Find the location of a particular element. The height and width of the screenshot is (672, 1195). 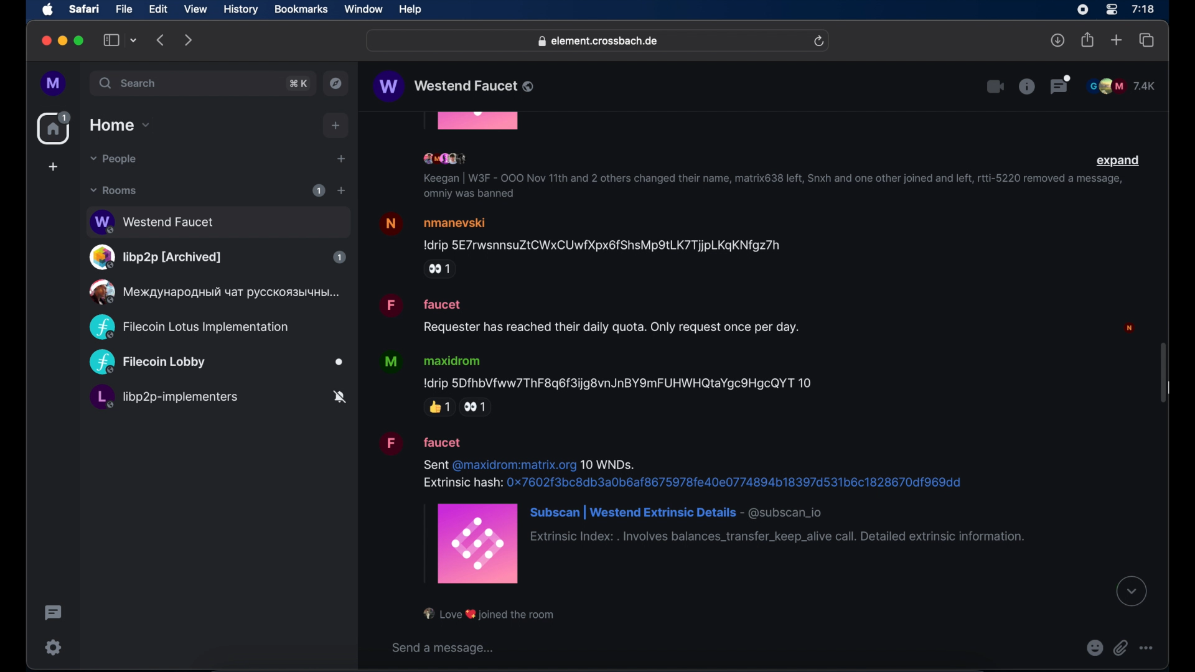

search shortcut is located at coordinates (299, 83).